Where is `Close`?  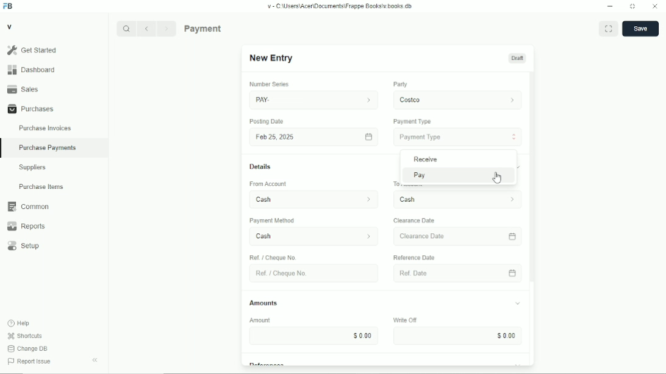 Close is located at coordinates (655, 6).